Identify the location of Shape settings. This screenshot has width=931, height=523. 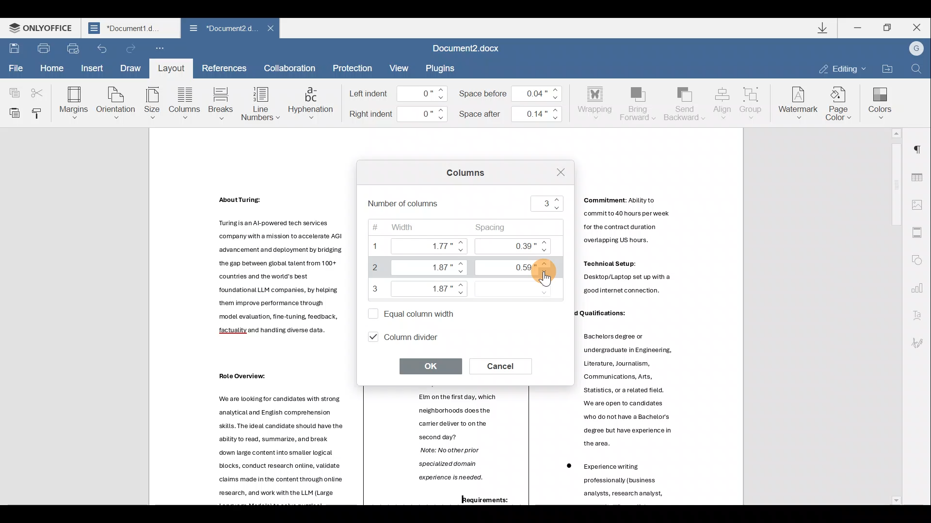
(920, 261).